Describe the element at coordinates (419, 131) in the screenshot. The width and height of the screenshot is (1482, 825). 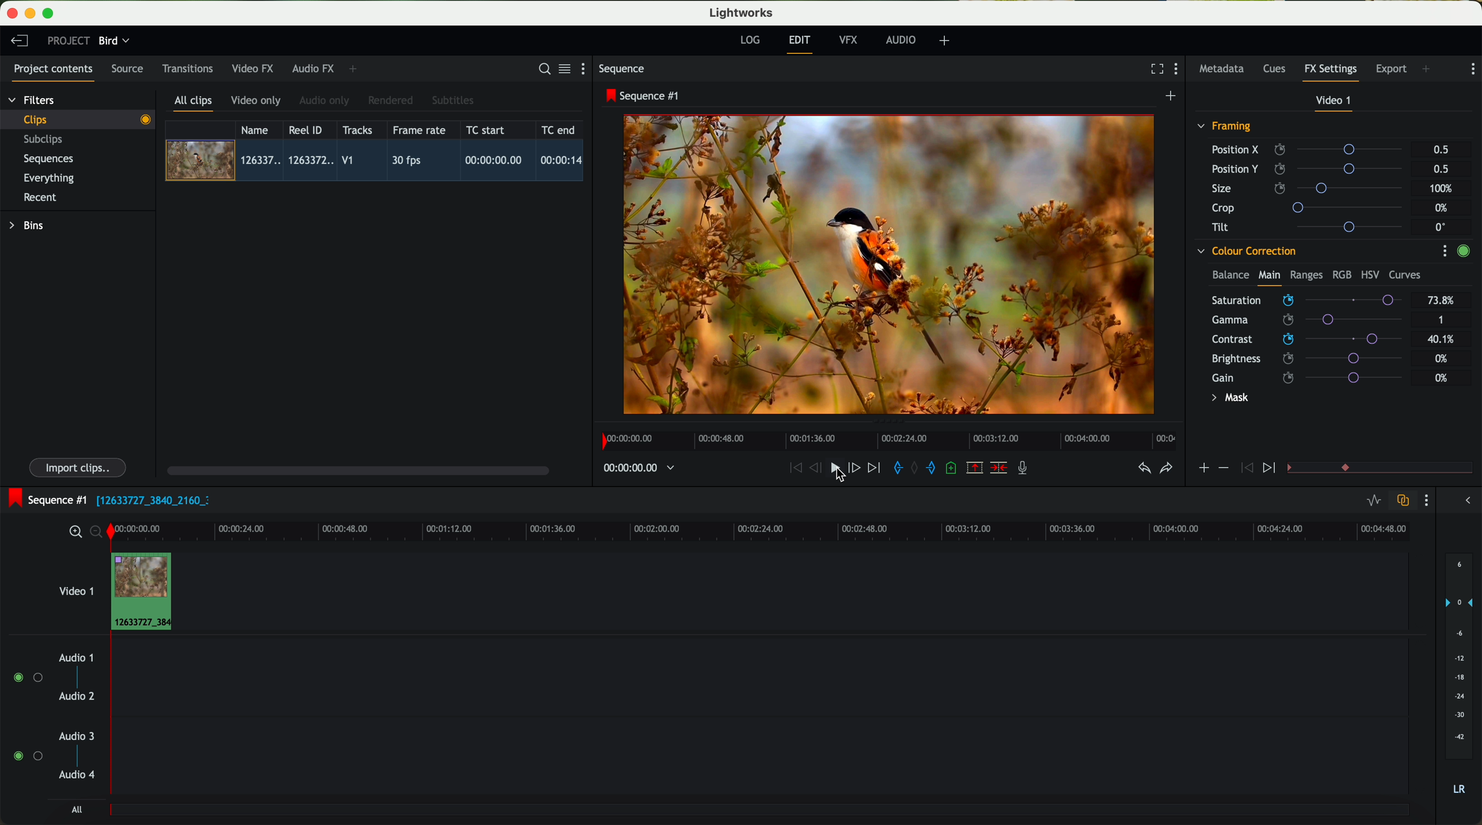
I see `frame rate` at that location.